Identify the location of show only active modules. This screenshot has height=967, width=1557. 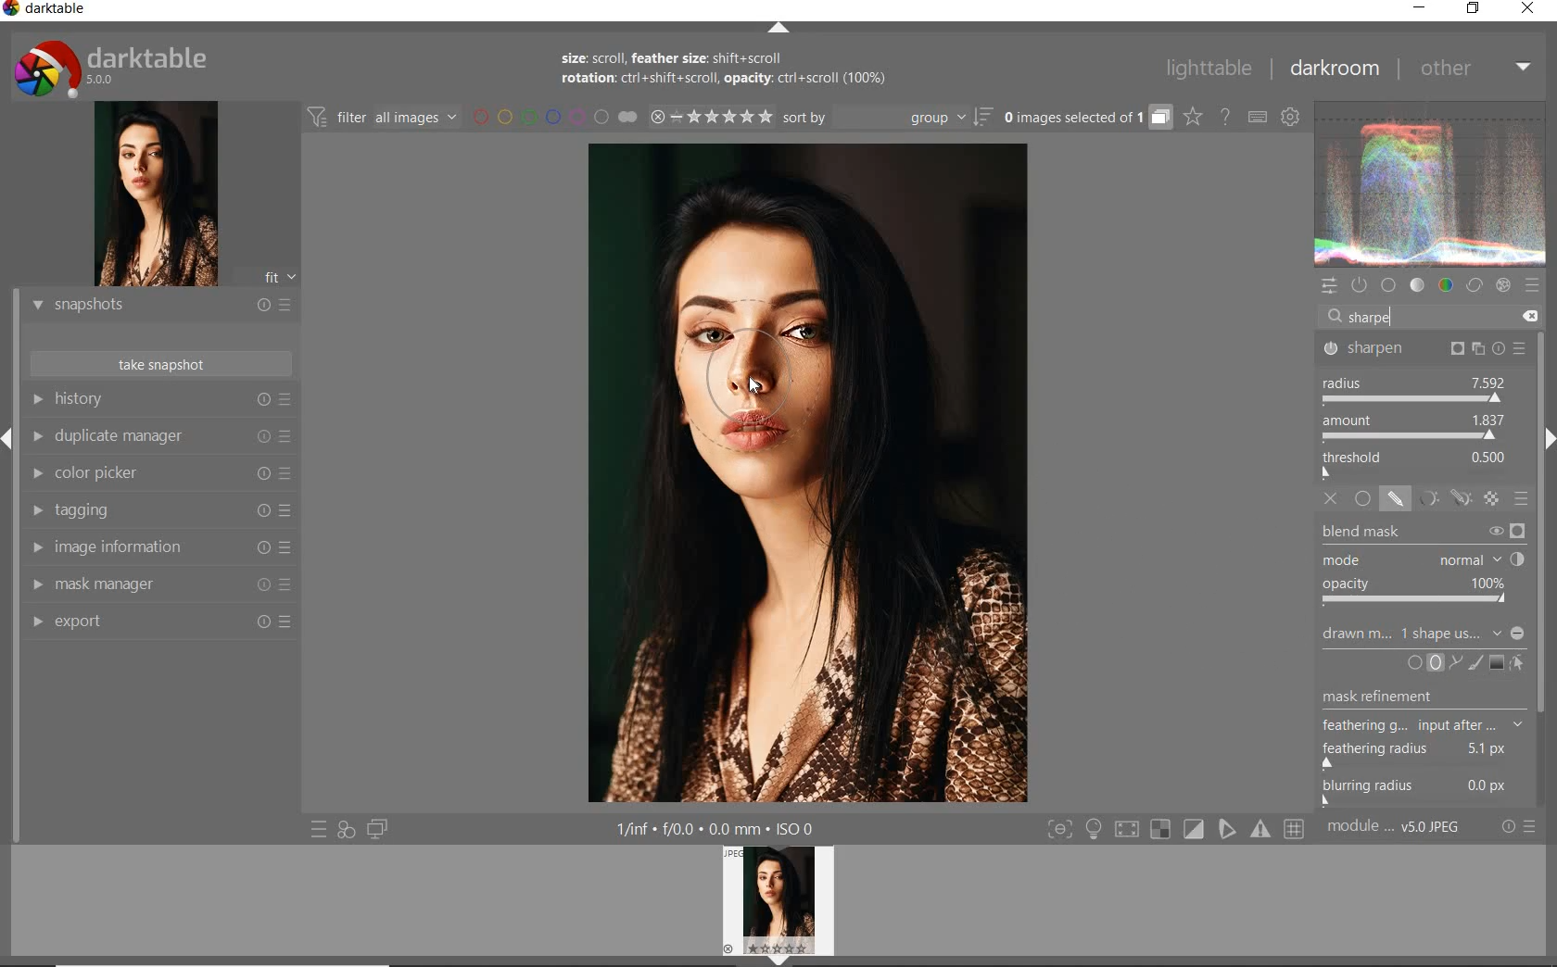
(1360, 286).